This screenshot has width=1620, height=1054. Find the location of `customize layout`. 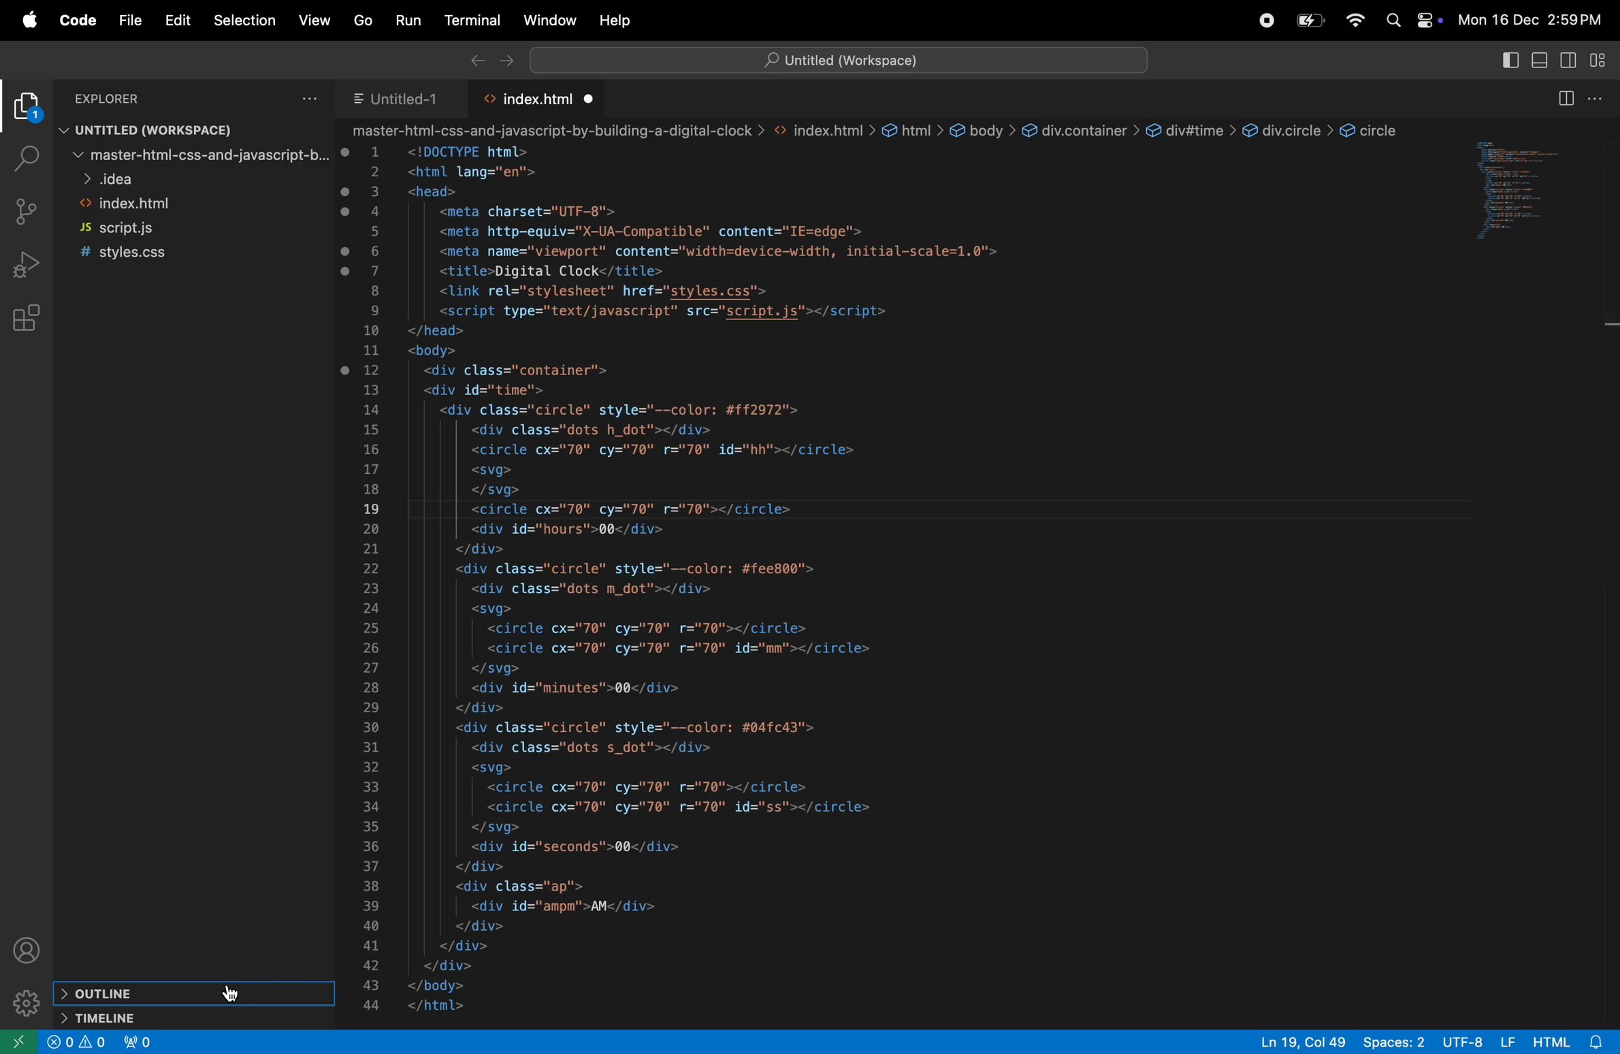

customize layout is located at coordinates (1600, 59).